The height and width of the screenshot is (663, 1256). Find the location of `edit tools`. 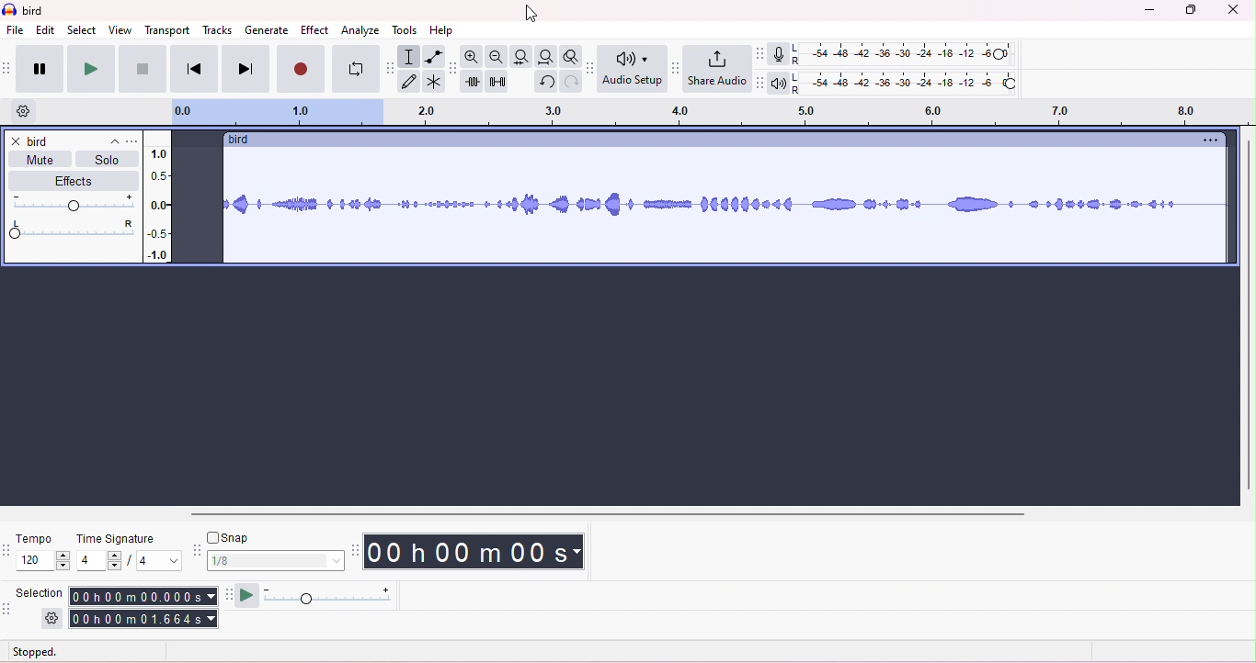

edit tools is located at coordinates (452, 67).